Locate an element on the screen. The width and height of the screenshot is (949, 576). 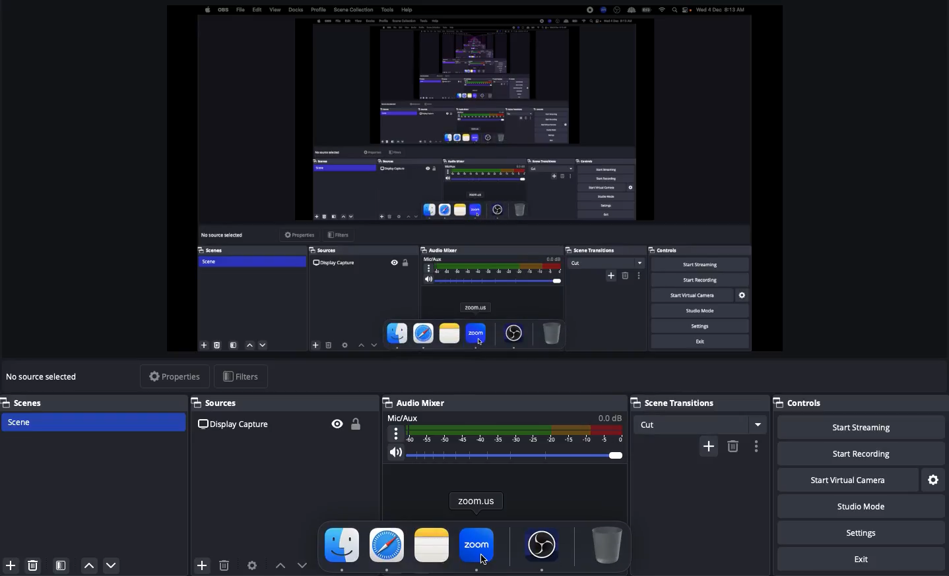
Mic aux is located at coordinates (506, 427).